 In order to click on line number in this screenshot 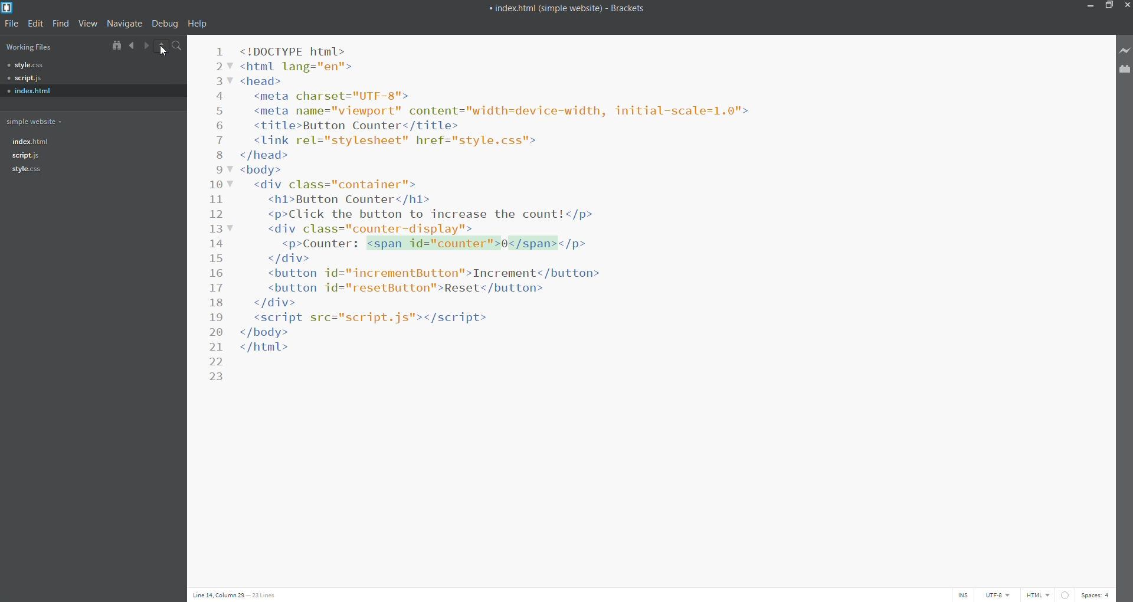, I will do `click(218, 215)`.